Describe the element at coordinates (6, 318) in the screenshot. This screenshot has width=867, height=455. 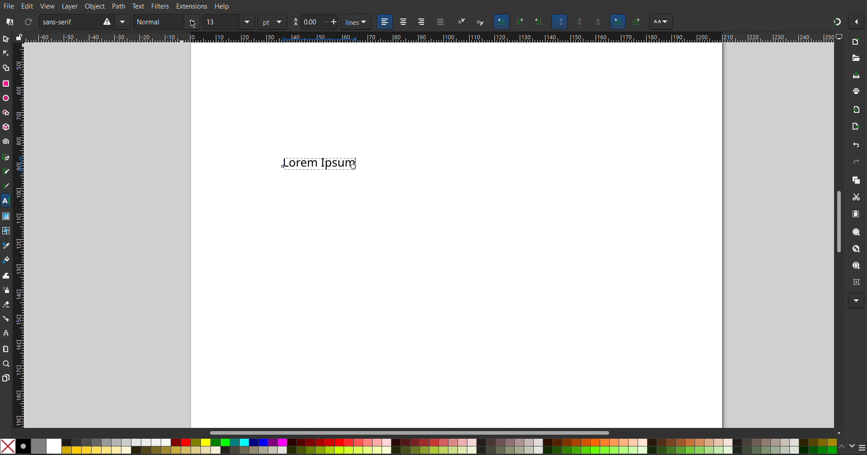
I see `Connector Tool` at that location.